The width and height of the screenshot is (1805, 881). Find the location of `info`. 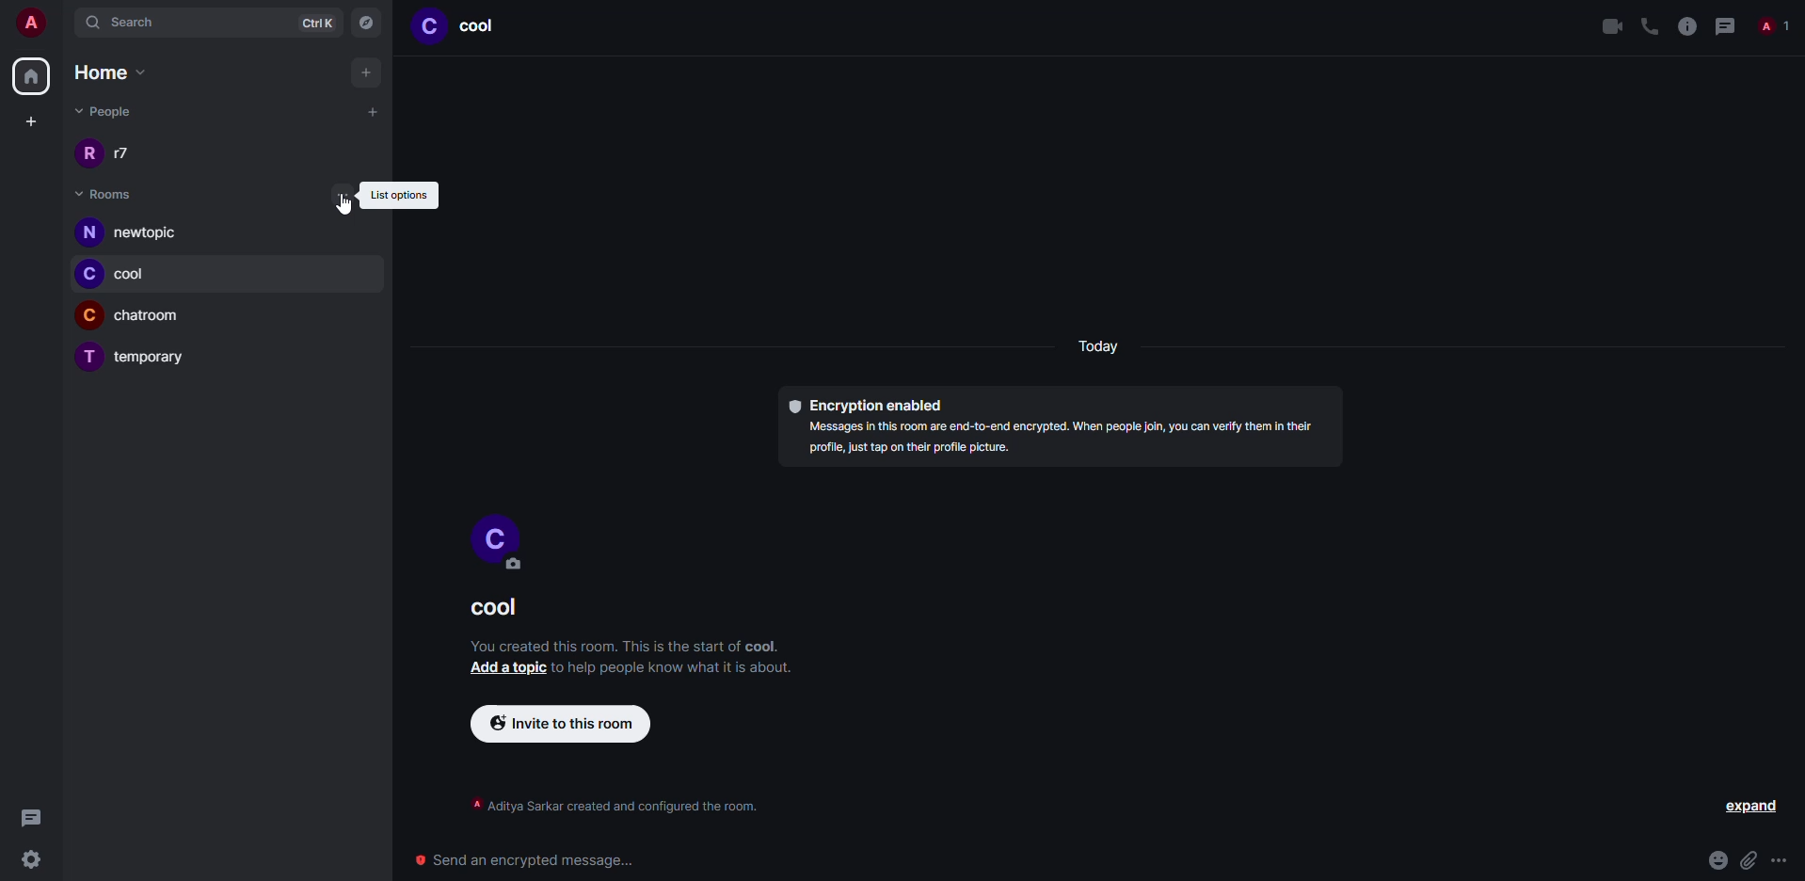

info is located at coordinates (621, 802).